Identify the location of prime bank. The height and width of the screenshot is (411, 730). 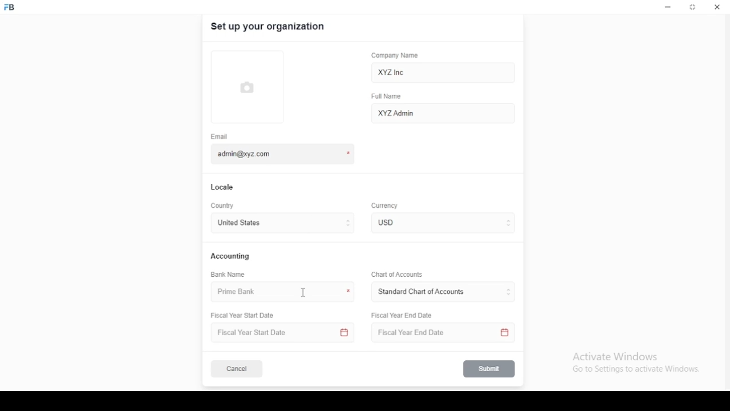
(241, 292).